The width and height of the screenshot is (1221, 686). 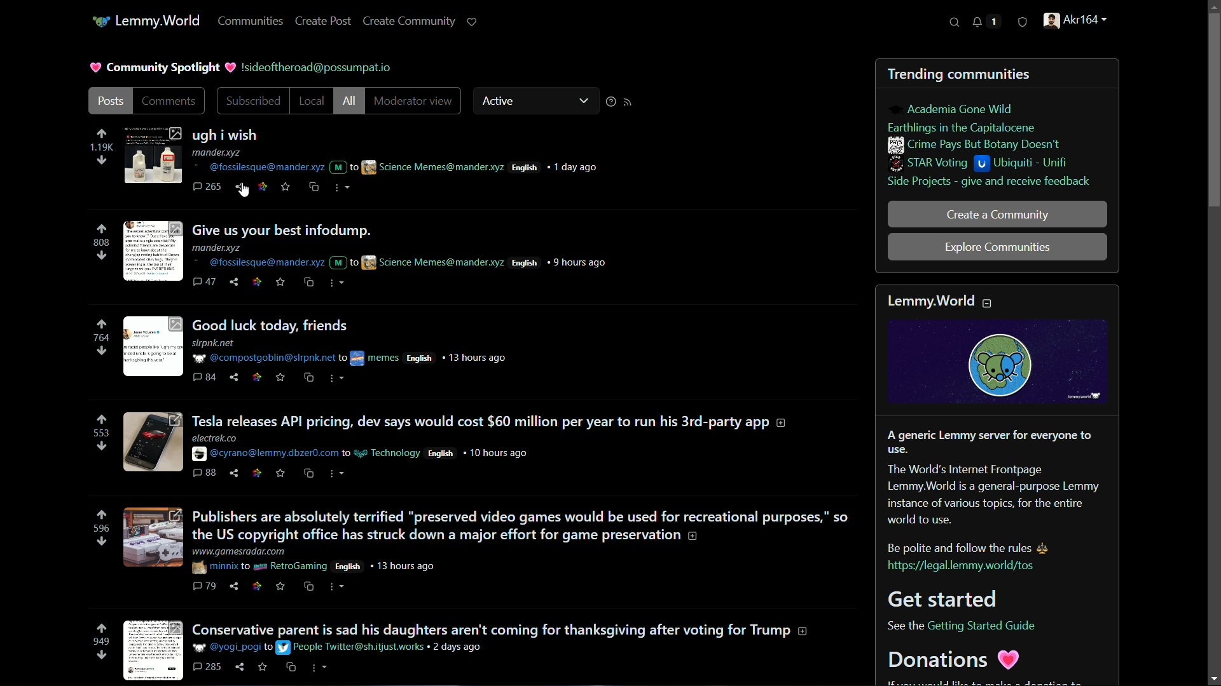 I want to click on @cyrano@lemmy.dbzer0.com, so click(x=265, y=454).